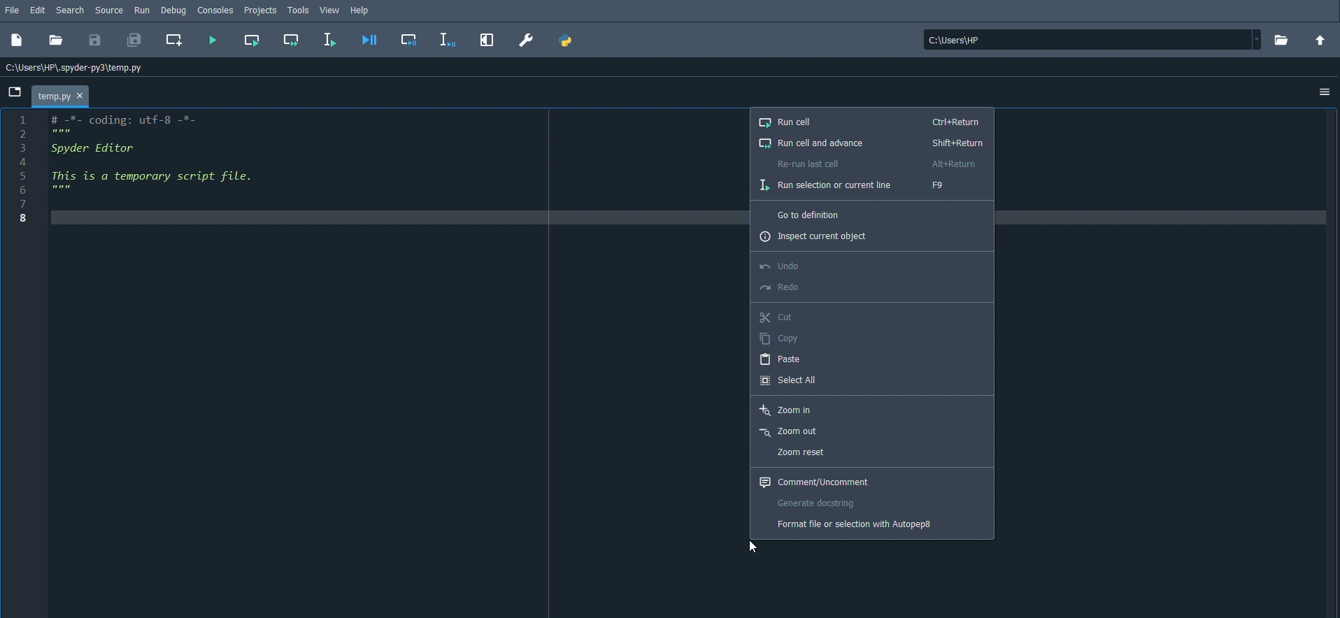 The image size is (1340, 618). What do you see at coordinates (213, 39) in the screenshot?
I see `Run file` at bounding box center [213, 39].